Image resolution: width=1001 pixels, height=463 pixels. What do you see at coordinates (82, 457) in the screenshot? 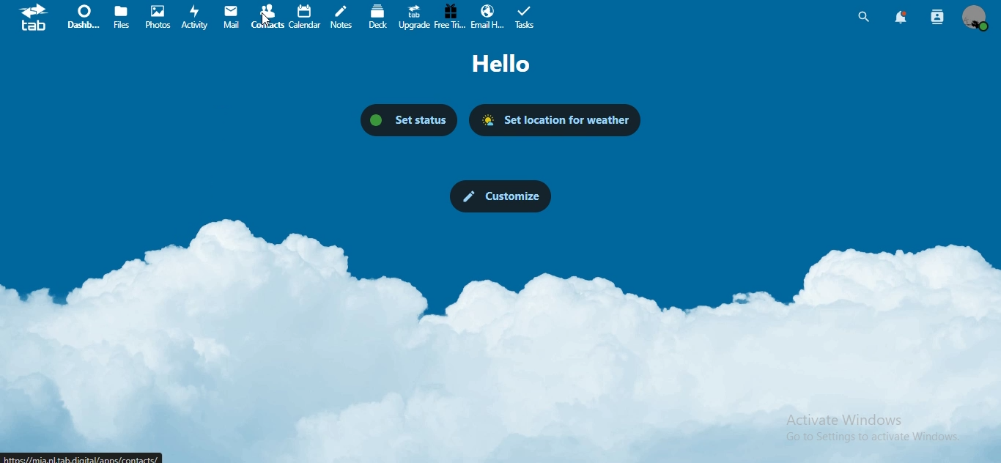
I see `https://mia.nl.tab.digital/apps/contacts/` at bounding box center [82, 457].